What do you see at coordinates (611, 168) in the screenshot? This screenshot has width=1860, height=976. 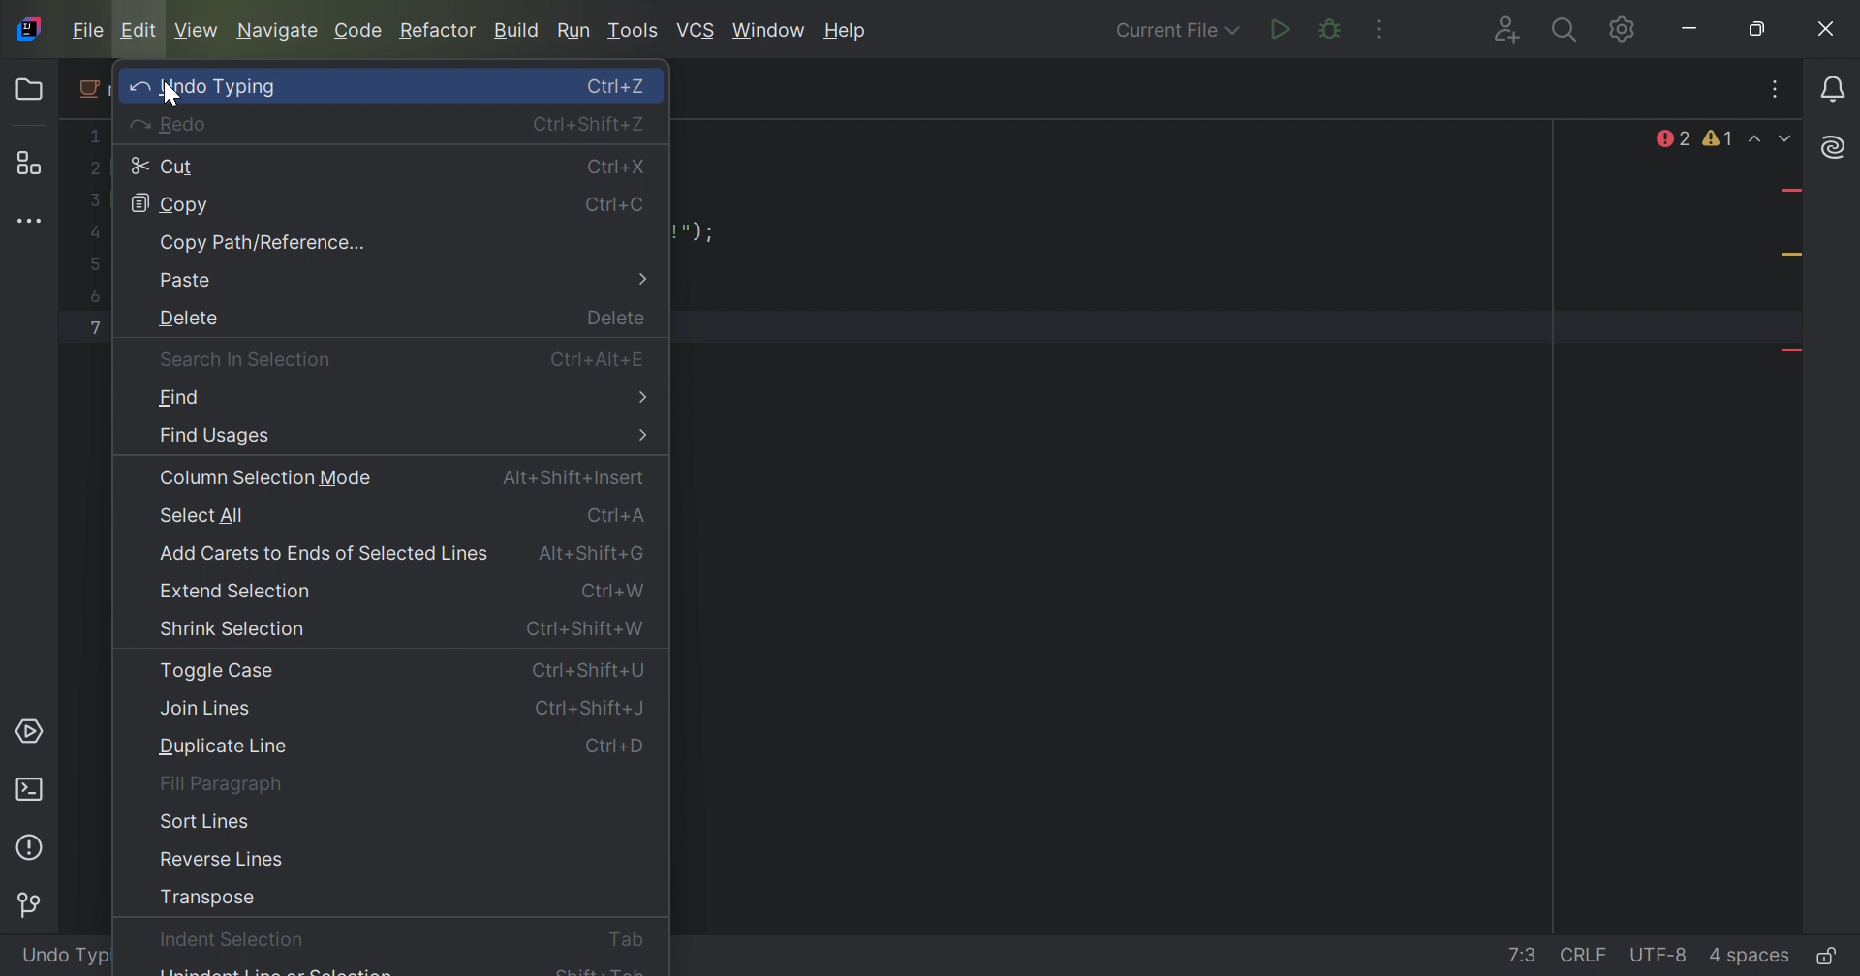 I see `Ctrl+X` at bounding box center [611, 168].